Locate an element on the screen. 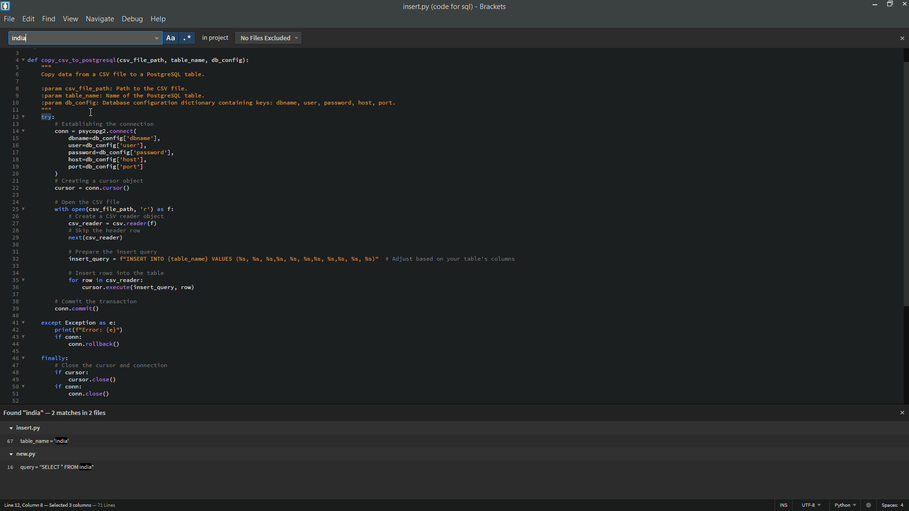  new.py is located at coordinates (22, 453).